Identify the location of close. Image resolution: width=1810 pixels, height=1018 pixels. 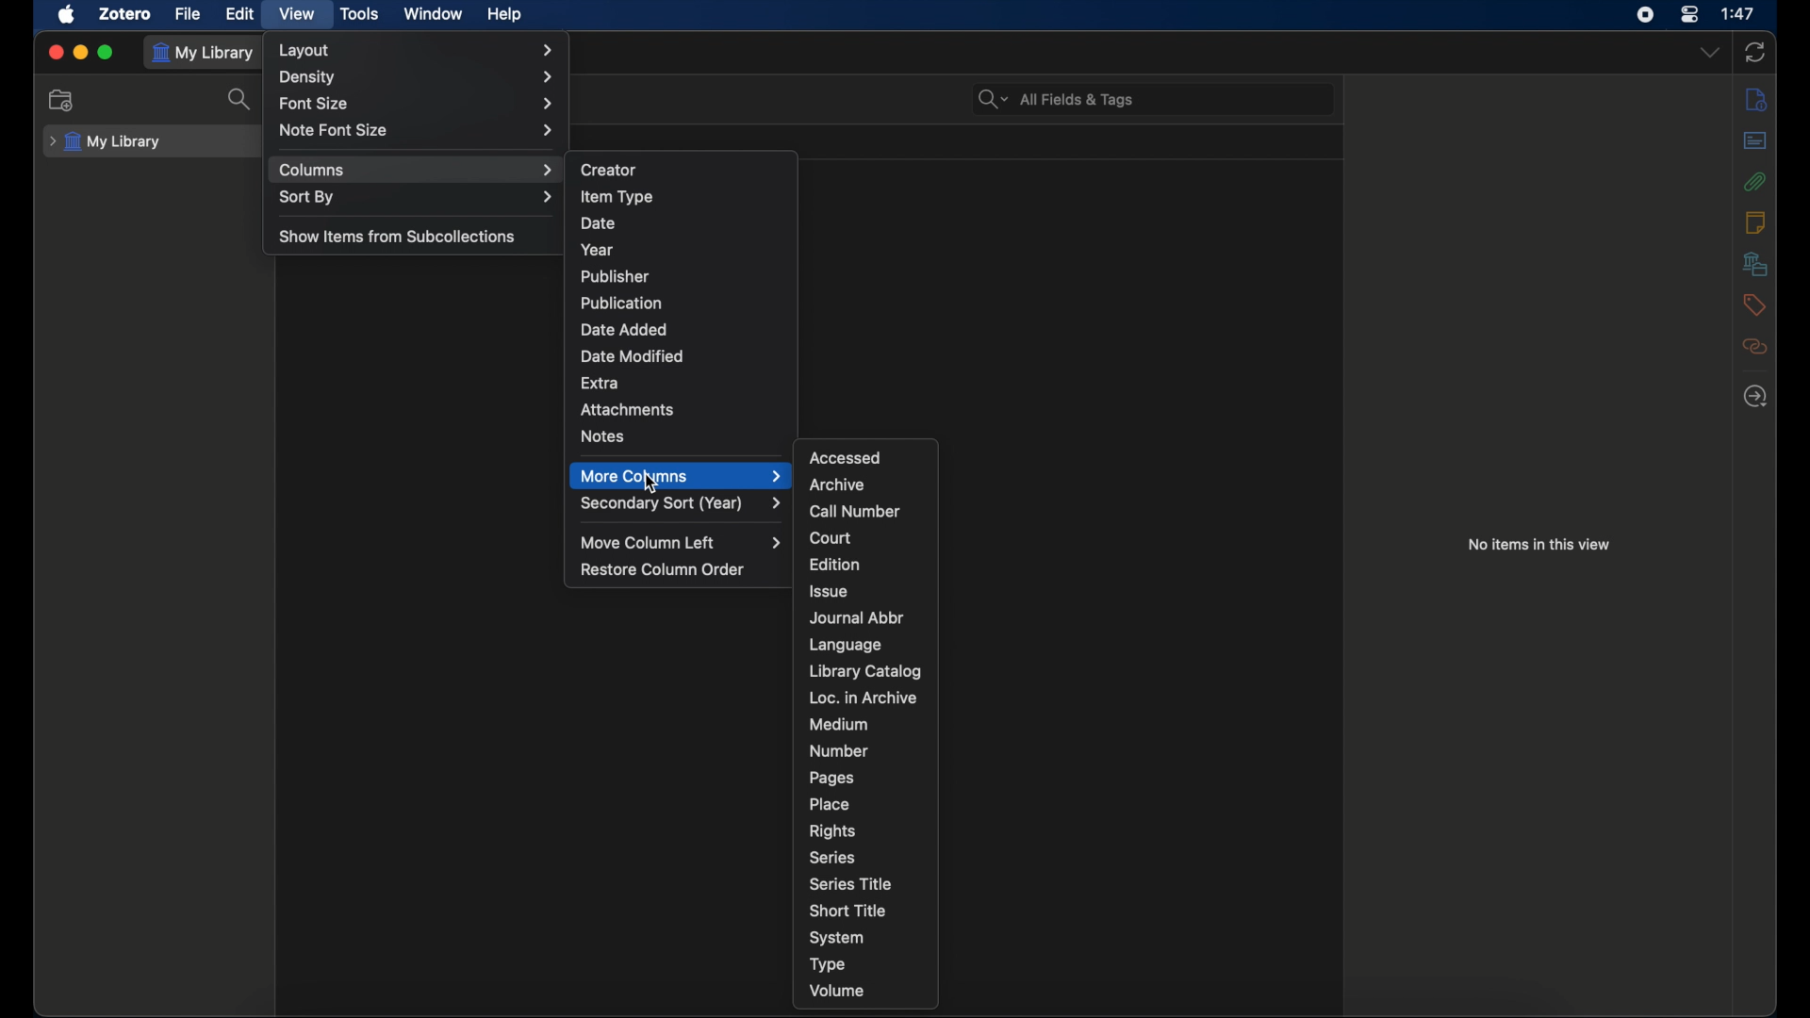
(55, 52).